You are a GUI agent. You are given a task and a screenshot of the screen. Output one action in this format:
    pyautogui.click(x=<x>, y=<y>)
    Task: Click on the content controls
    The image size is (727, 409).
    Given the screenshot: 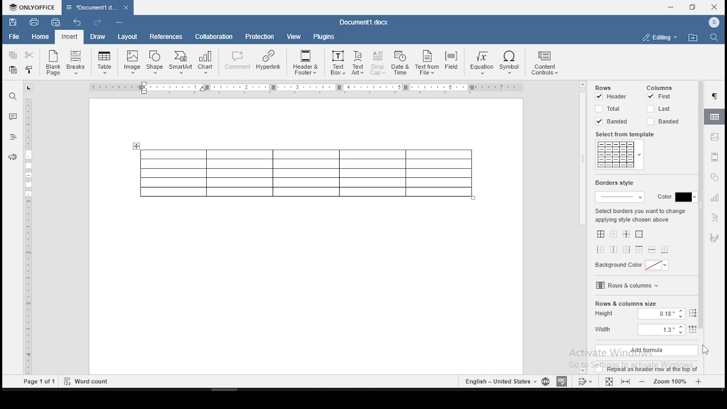 What is the action you would take?
    pyautogui.click(x=547, y=64)
    